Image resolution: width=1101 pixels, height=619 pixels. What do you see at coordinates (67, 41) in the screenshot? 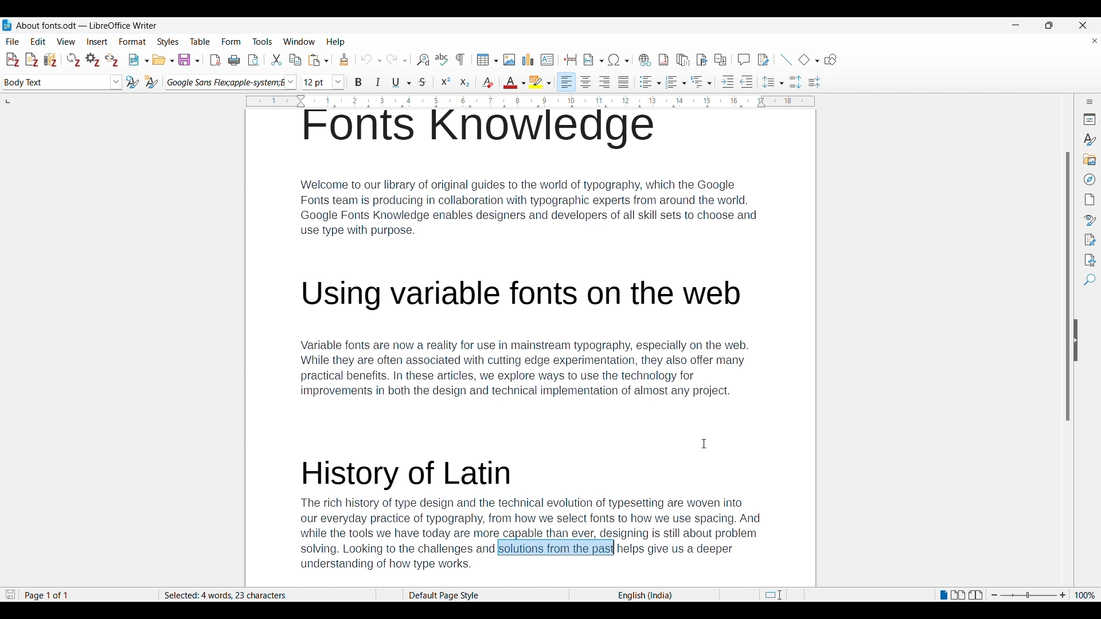
I see `View menu` at bounding box center [67, 41].